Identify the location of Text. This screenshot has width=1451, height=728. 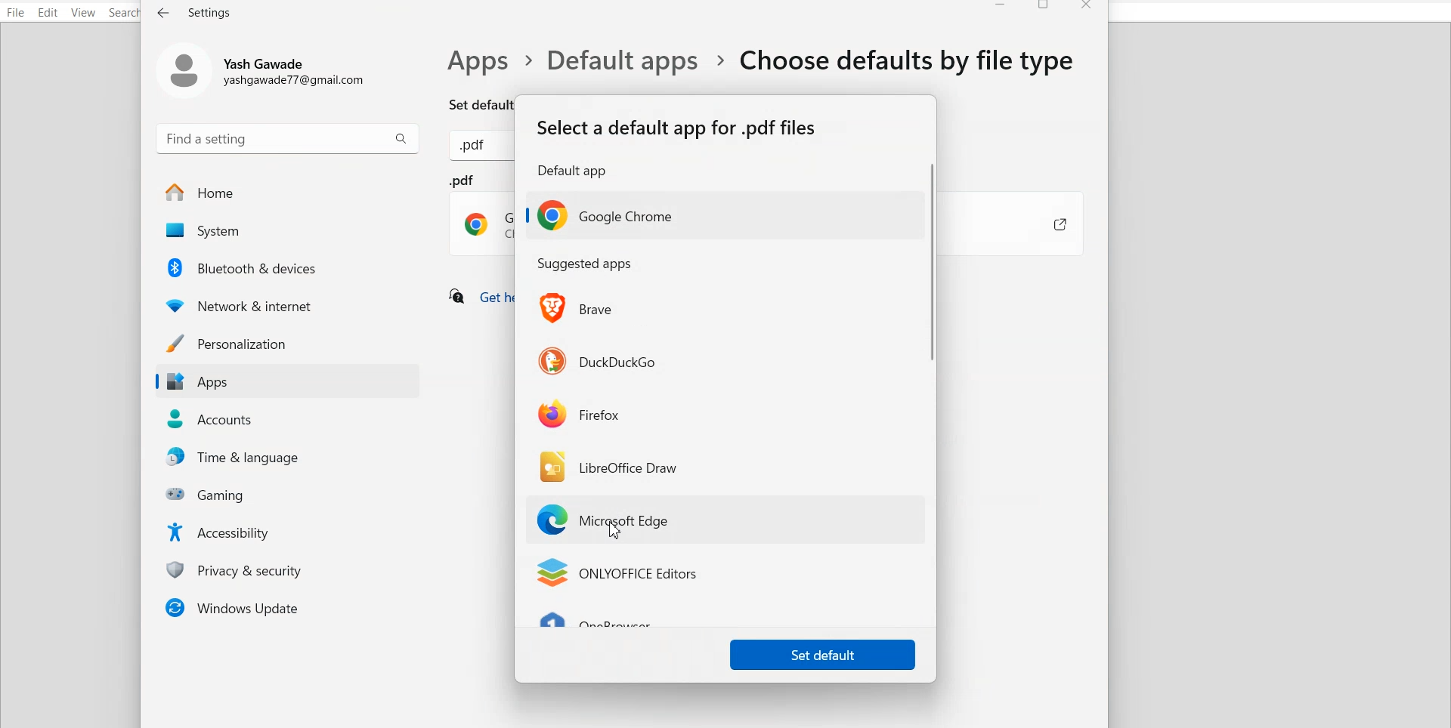
(475, 147).